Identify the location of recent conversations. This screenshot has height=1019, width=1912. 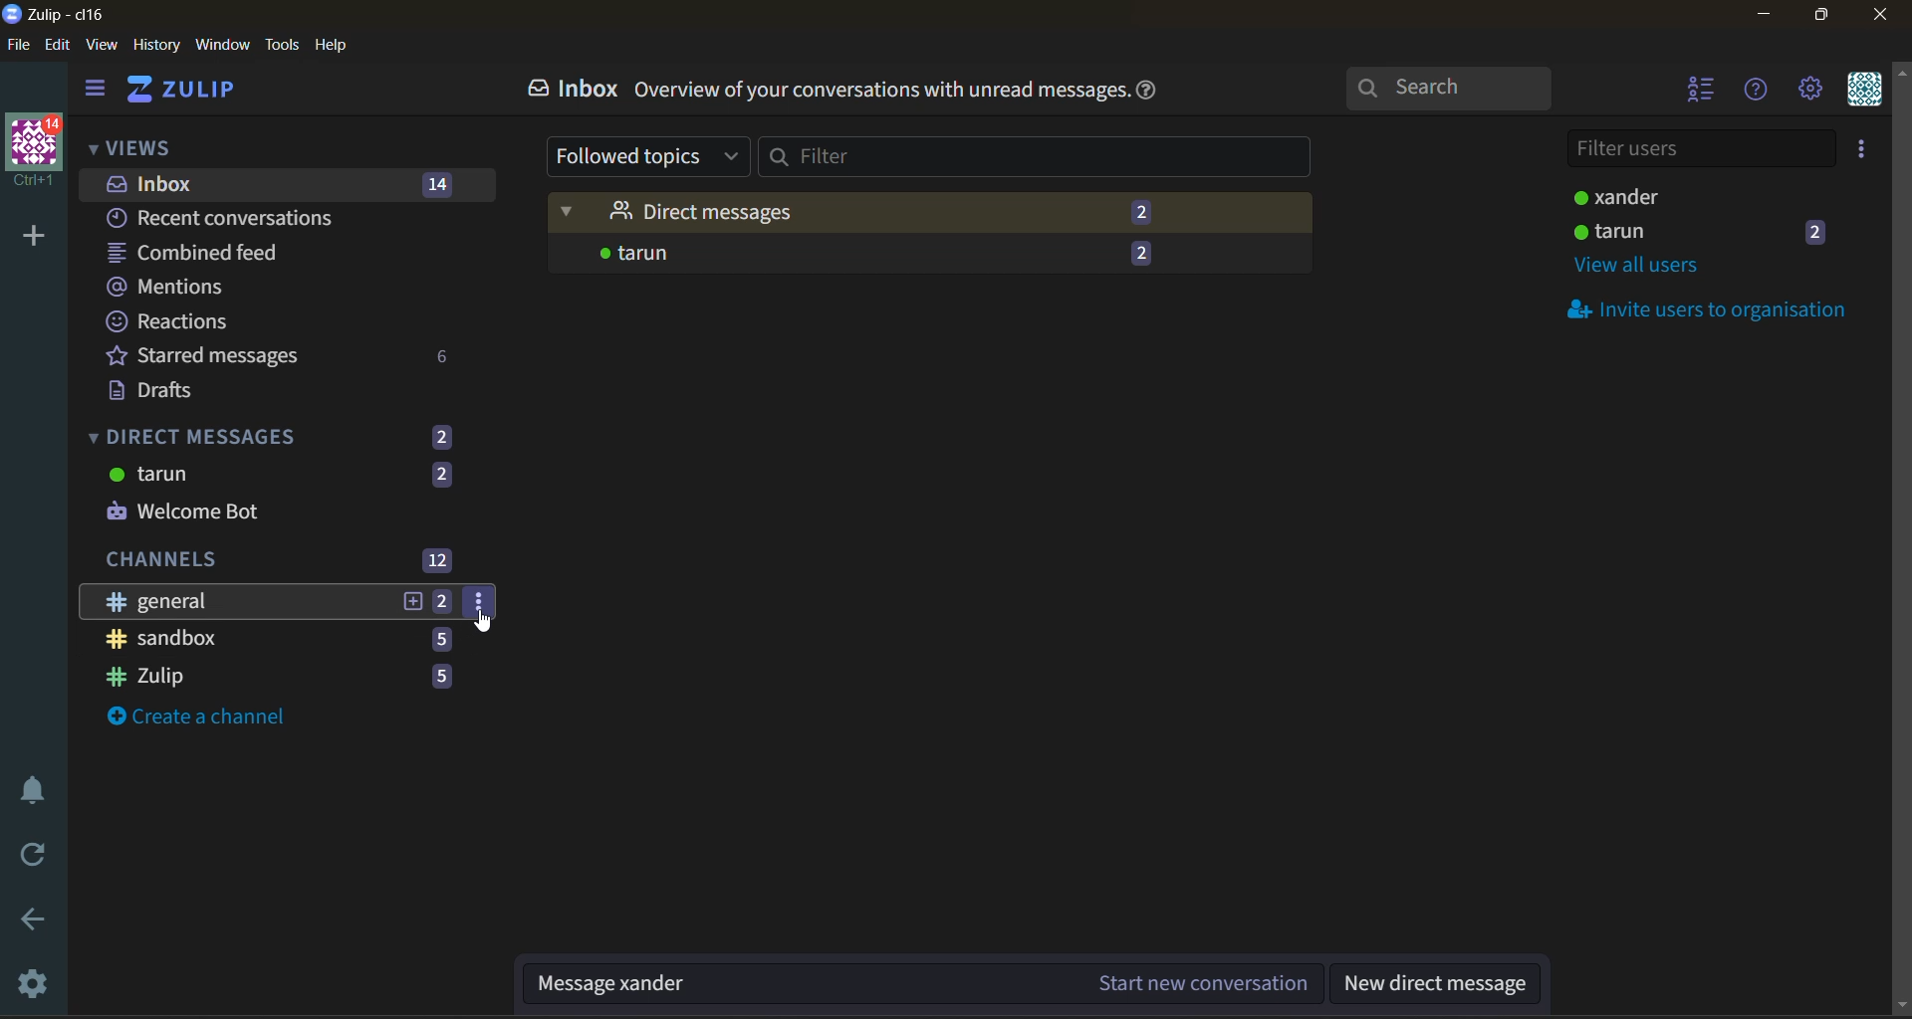
(243, 218).